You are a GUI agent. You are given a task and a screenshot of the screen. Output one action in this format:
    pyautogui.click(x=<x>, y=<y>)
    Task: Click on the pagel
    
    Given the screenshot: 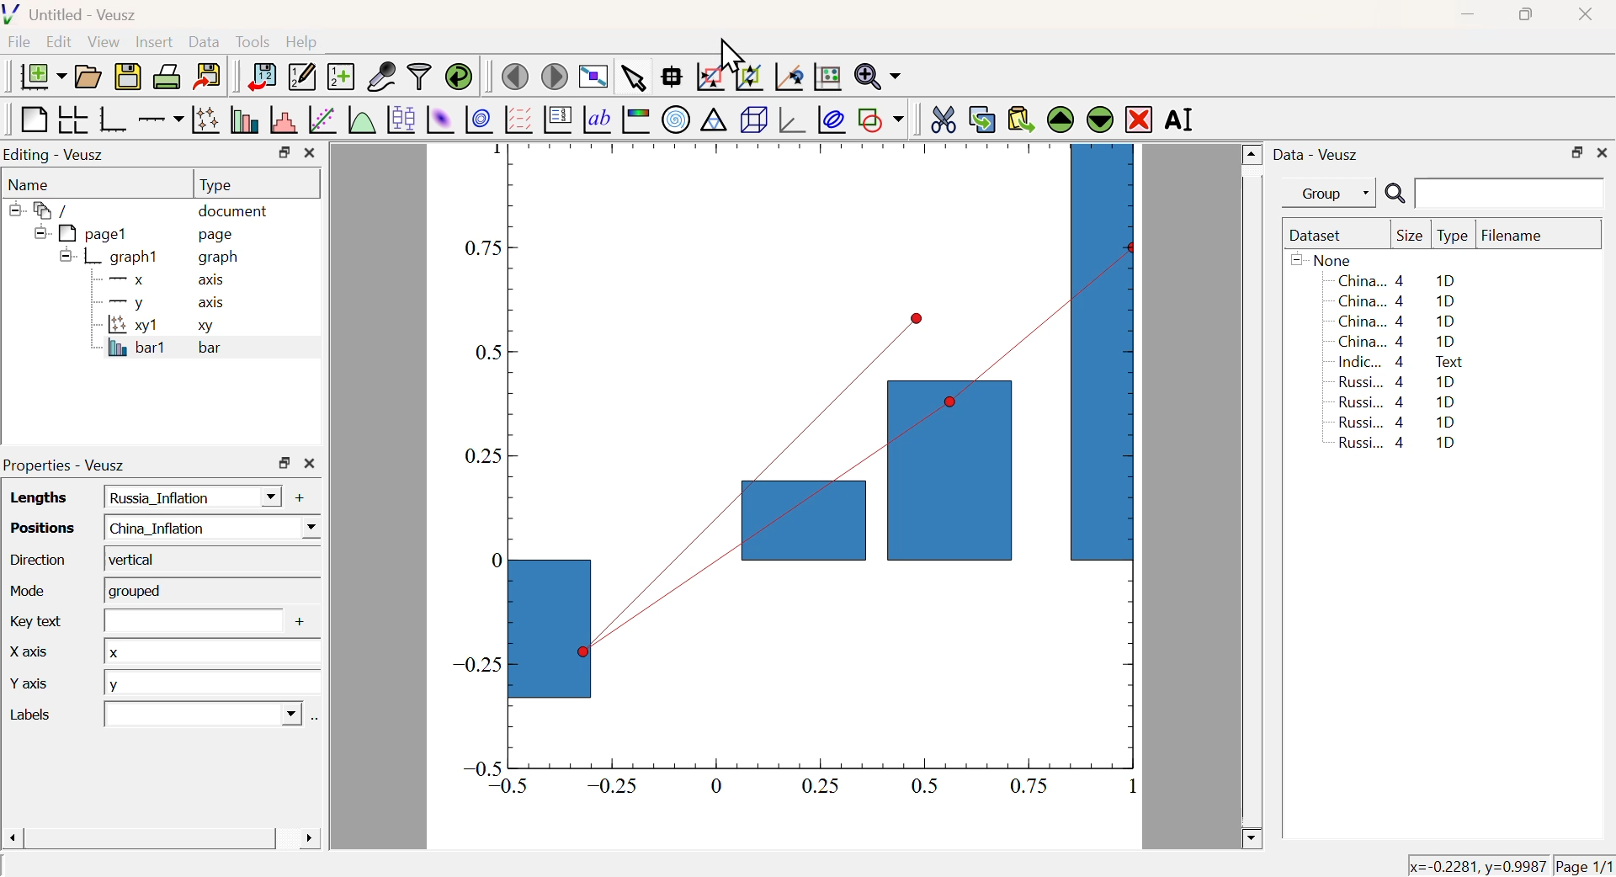 What is the action you would take?
    pyautogui.click(x=77, y=234)
    